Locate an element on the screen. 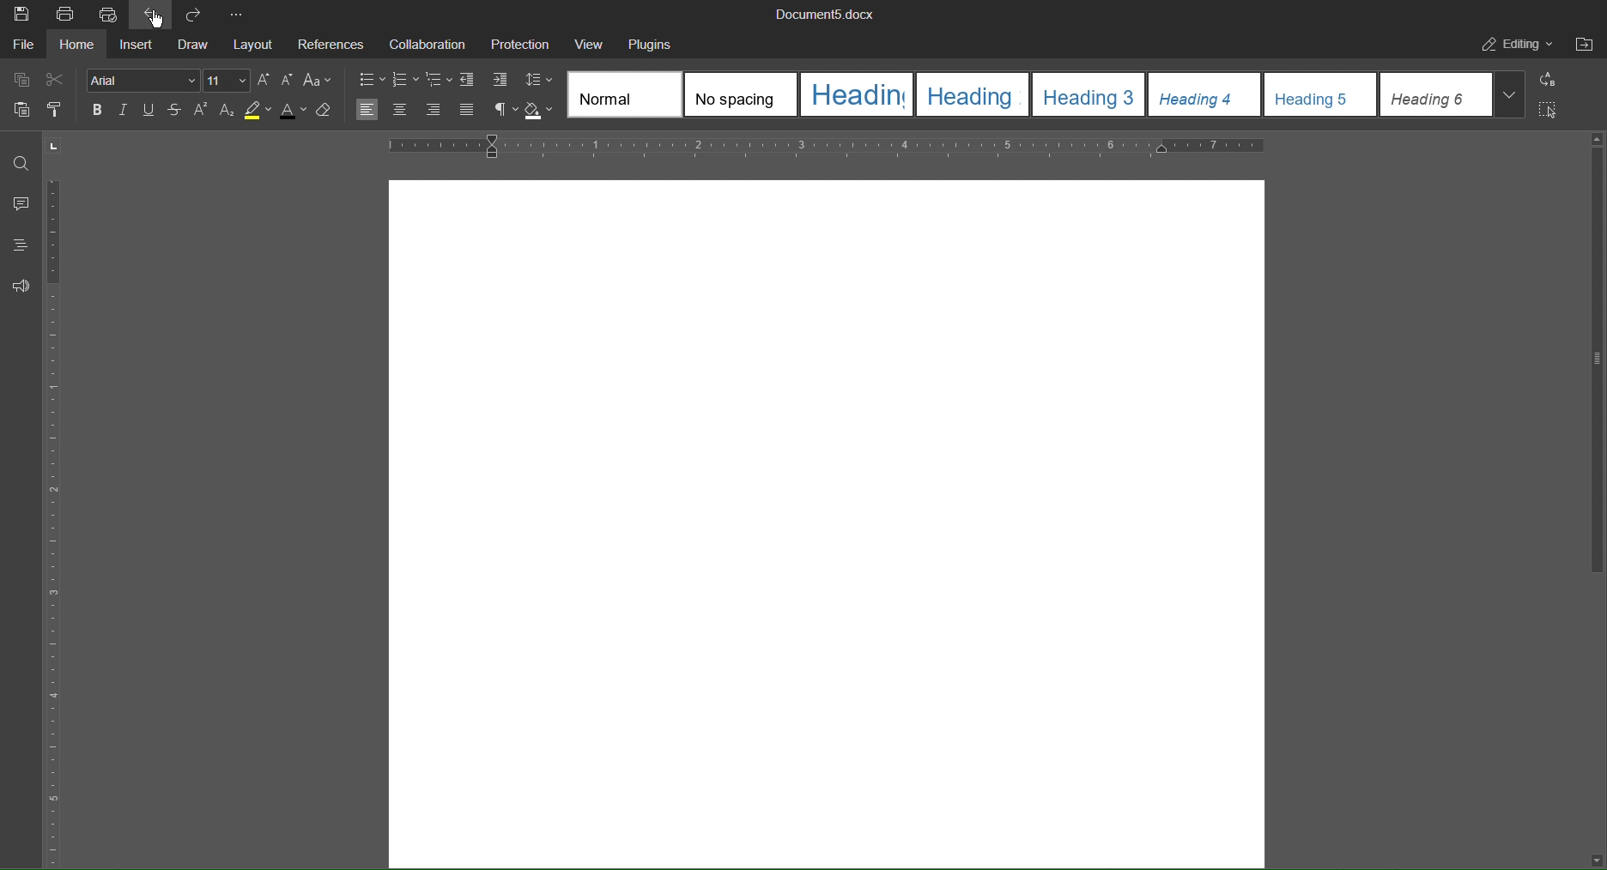 This screenshot has width=1607, height=870. Replace is located at coordinates (1552, 80).